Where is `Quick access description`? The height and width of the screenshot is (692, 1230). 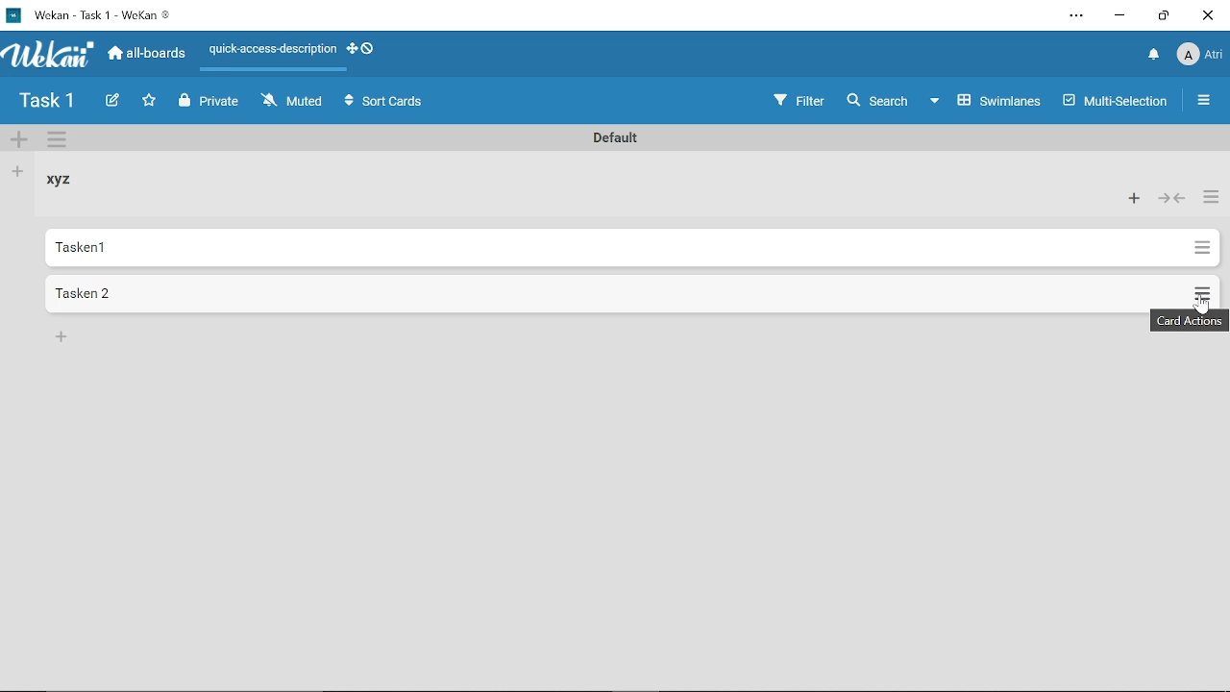
Quick access description is located at coordinates (271, 50).